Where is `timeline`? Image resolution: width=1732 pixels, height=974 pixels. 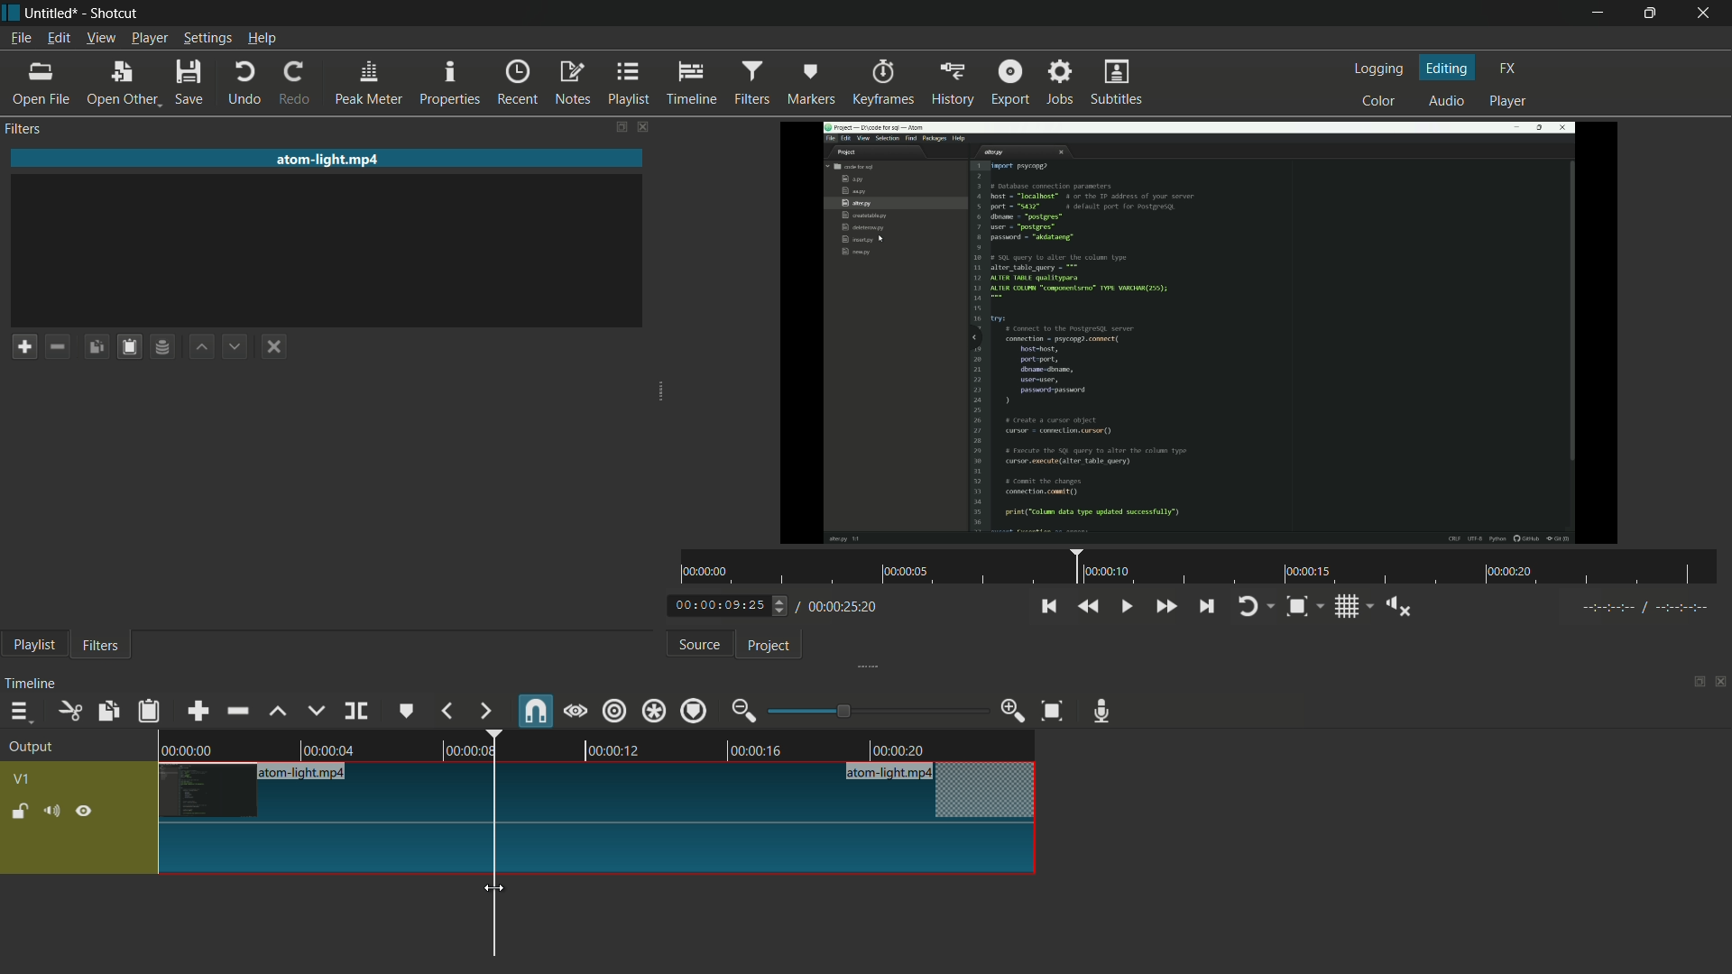 timeline is located at coordinates (695, 84).